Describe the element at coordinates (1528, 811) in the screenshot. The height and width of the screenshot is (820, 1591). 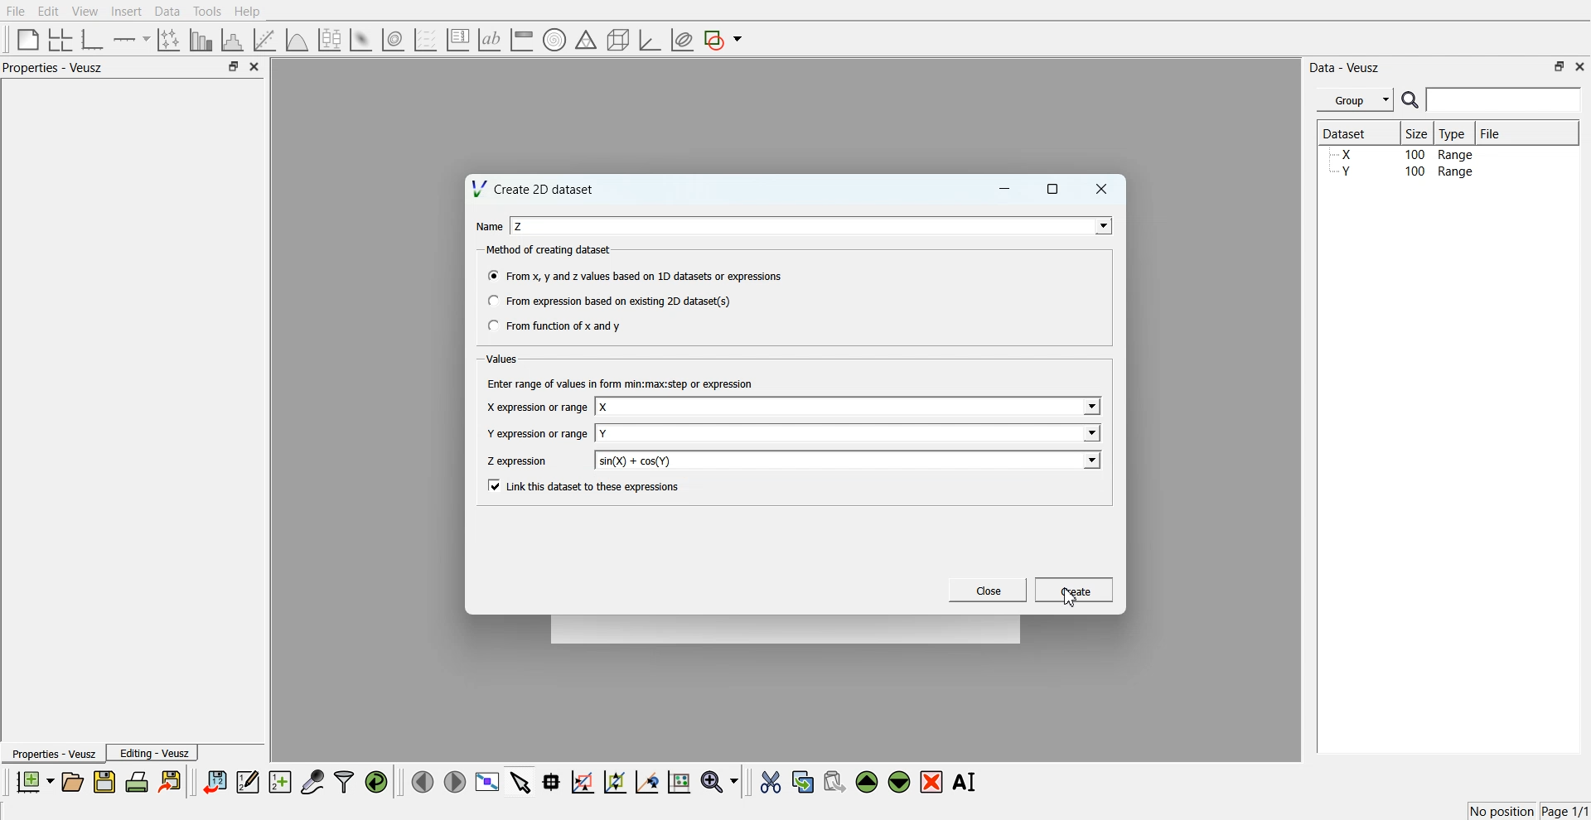
I see `No position Page 1/1` at that location.